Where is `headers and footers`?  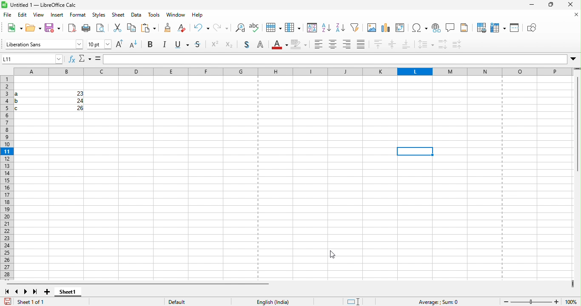
headers and footers is located at coordinates (466, 28).